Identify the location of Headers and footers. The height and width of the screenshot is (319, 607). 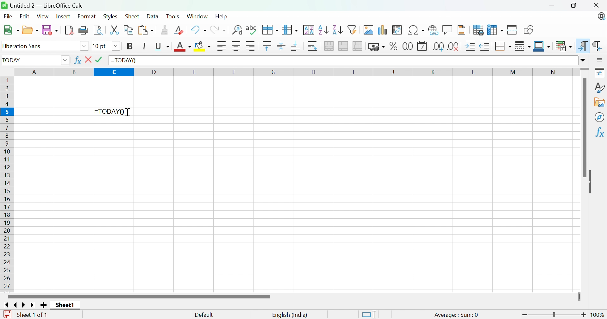
(462, 29).